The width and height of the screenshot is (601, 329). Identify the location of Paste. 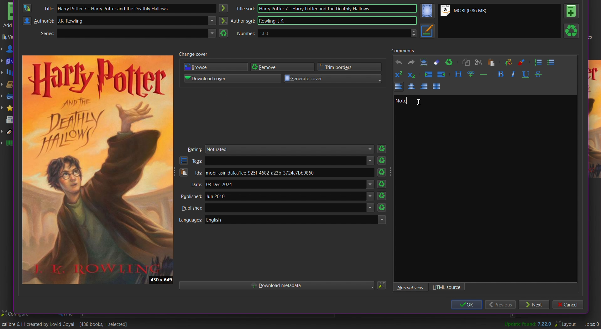
(492, 63).